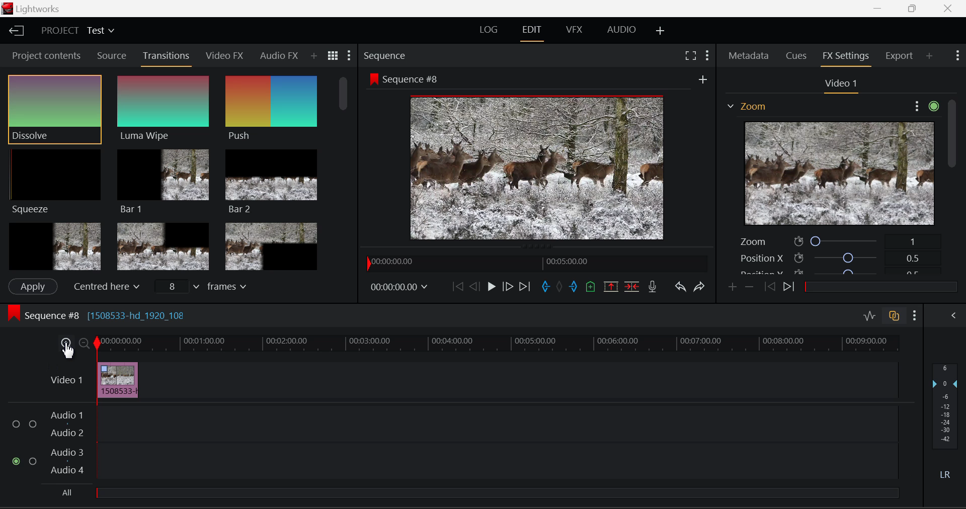 The image size is (966, 509). What do you see at coordinates (272, 246) in the screenshot?
I see `Box 3` at bounding box center [272, 246].